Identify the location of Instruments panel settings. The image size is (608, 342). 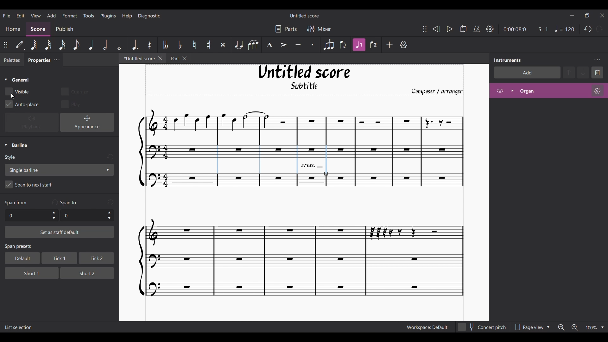
(597, 60).